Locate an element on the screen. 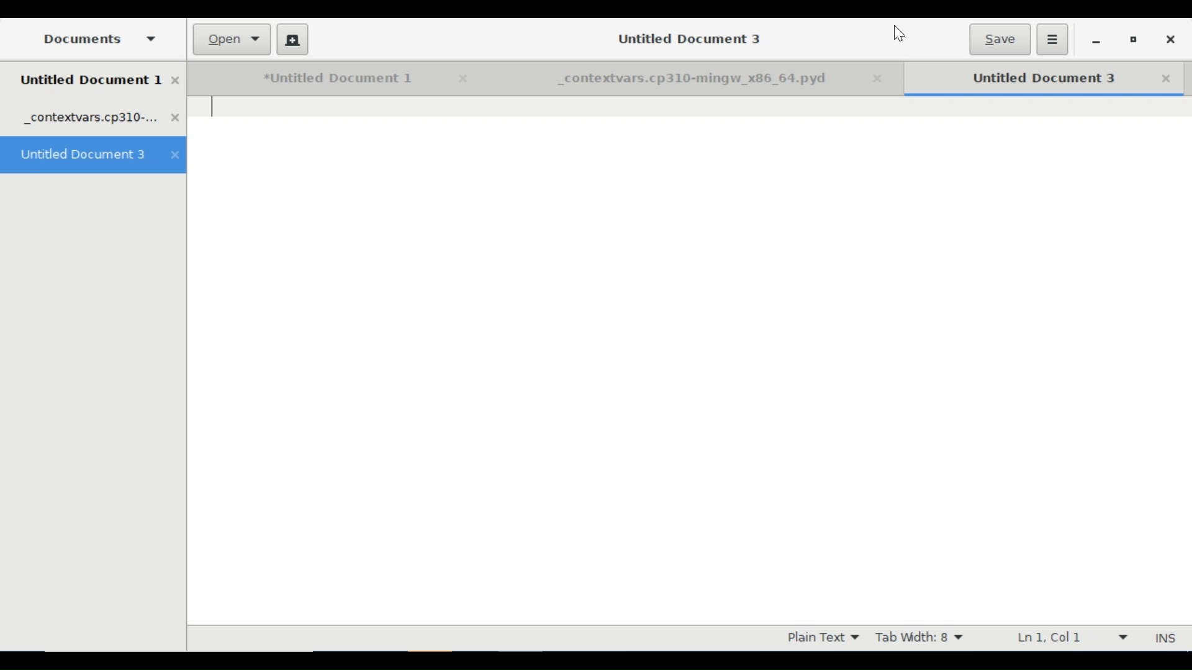 Image resolution: width=1192 pixels, height=670 pixels. _contextvars.cp310-minger_xc86_64.pyd tab is located at coordinates (102, 119).